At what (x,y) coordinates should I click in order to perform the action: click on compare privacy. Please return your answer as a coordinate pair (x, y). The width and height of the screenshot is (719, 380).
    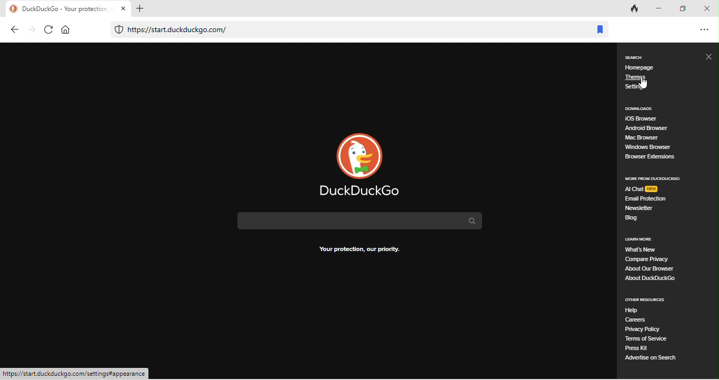
    Looking at the image, I should click on (645, 259).